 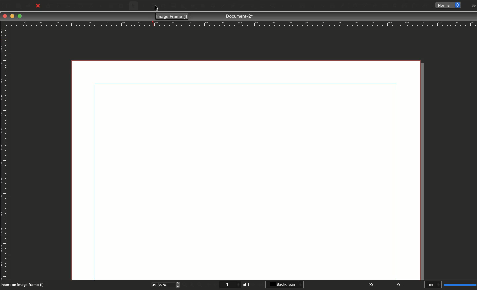 I want to click on Link text frames, so click(x=300, y=6).